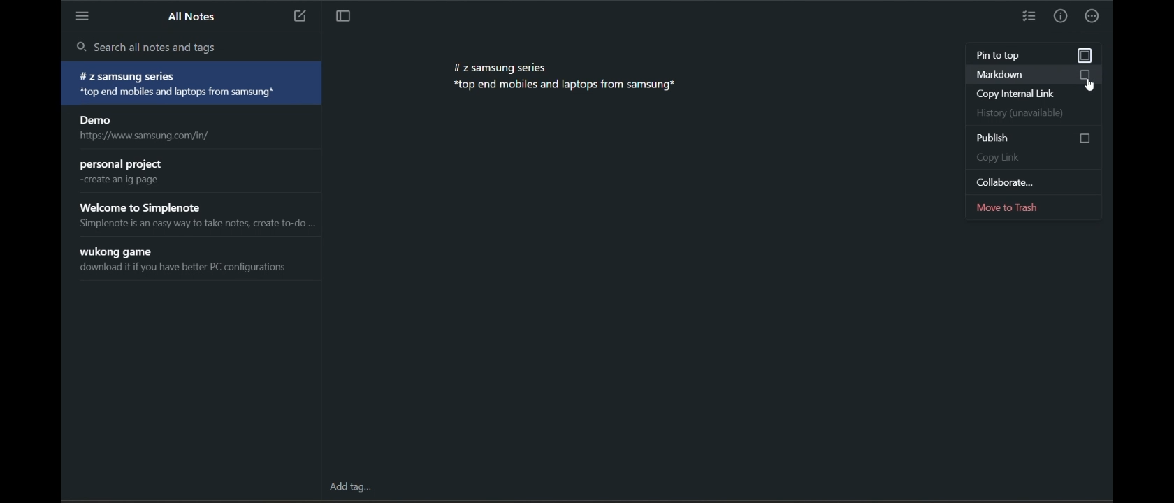 This screenshot has width=1174, height=503. I want to click on #z samsung series *top end mobiles and laptops from samsung*, so click(567, 80).